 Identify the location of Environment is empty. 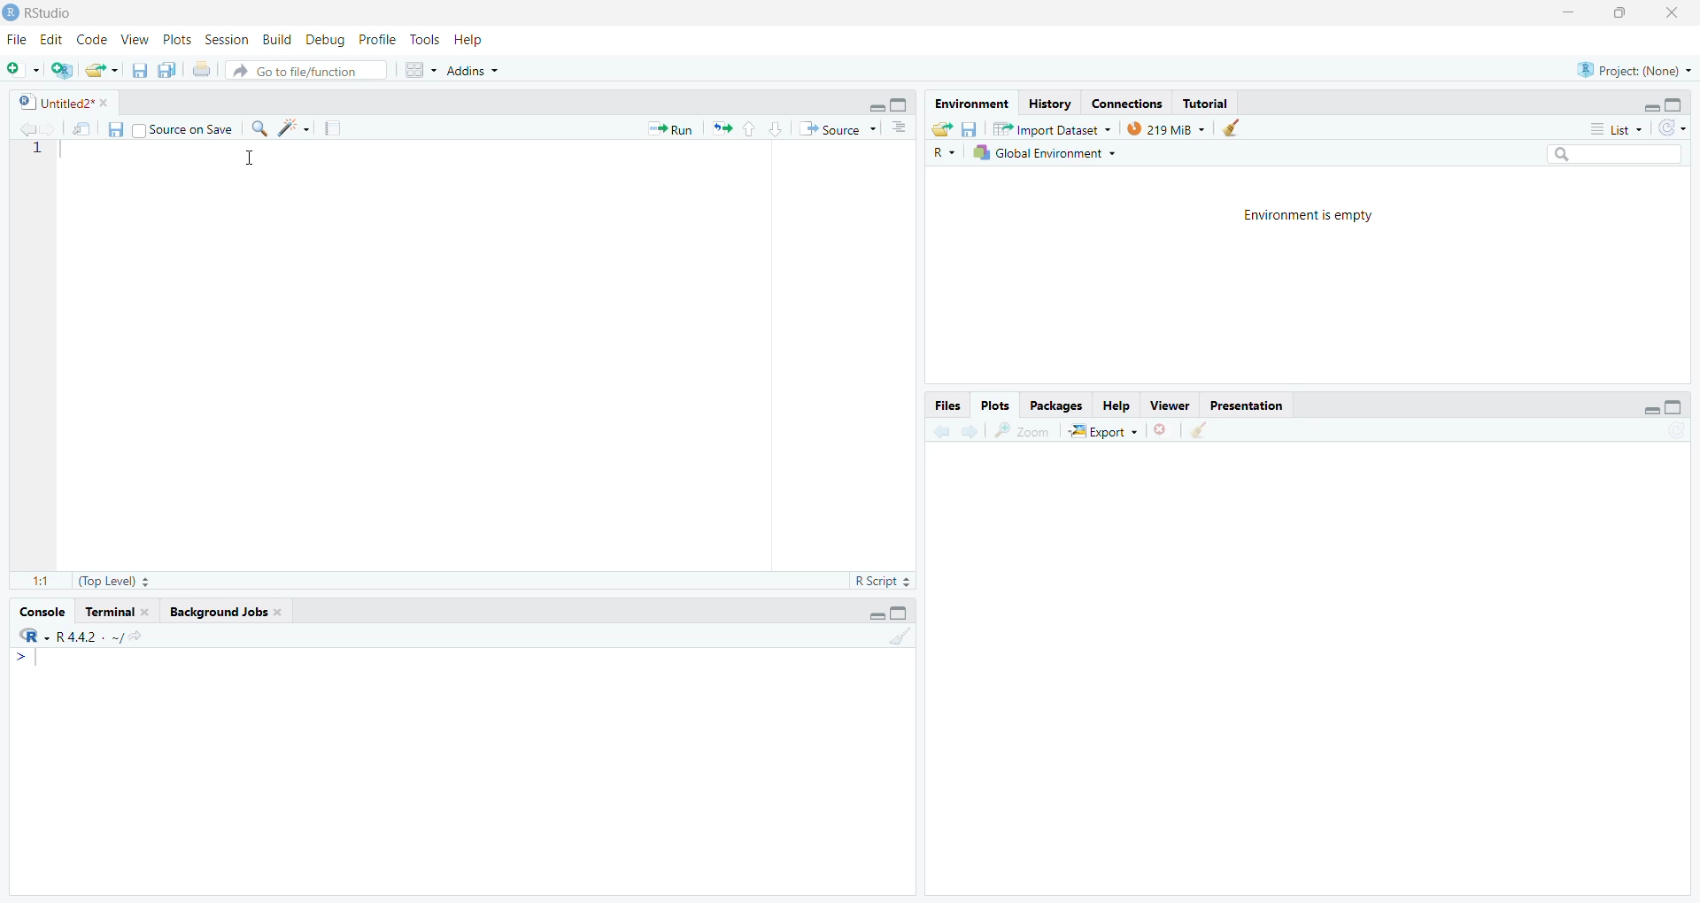
(1310, 216).